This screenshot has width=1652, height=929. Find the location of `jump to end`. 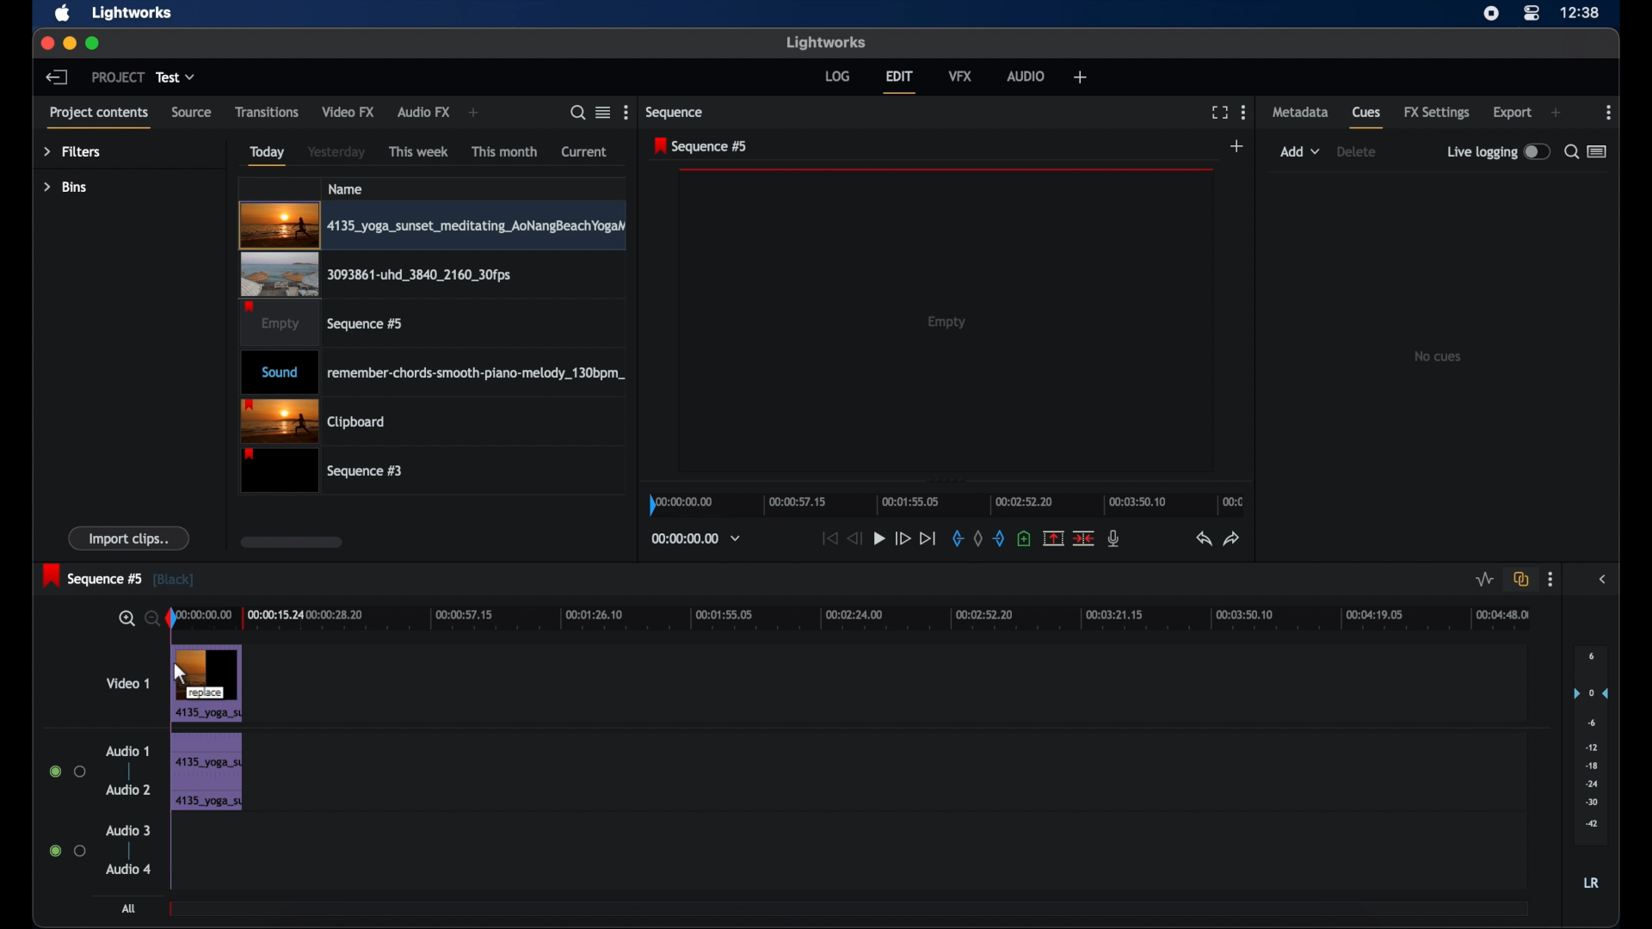

jump to end is located at coordinates (928, 538).